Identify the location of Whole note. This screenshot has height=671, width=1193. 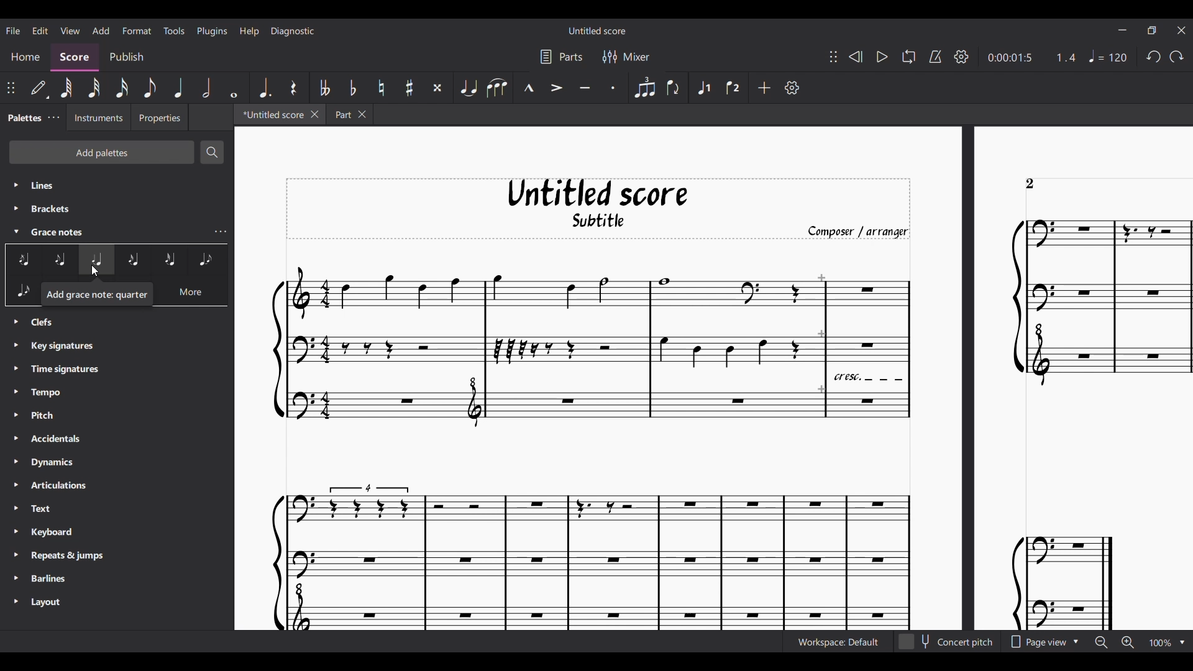
(234, 88).